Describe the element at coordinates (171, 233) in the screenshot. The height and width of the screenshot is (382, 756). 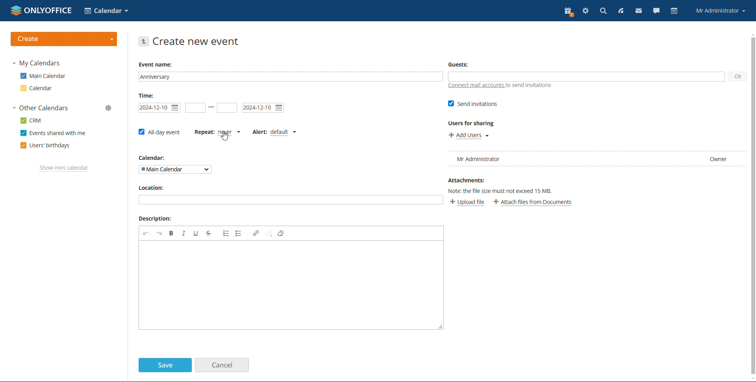
I see `bold` at that location.